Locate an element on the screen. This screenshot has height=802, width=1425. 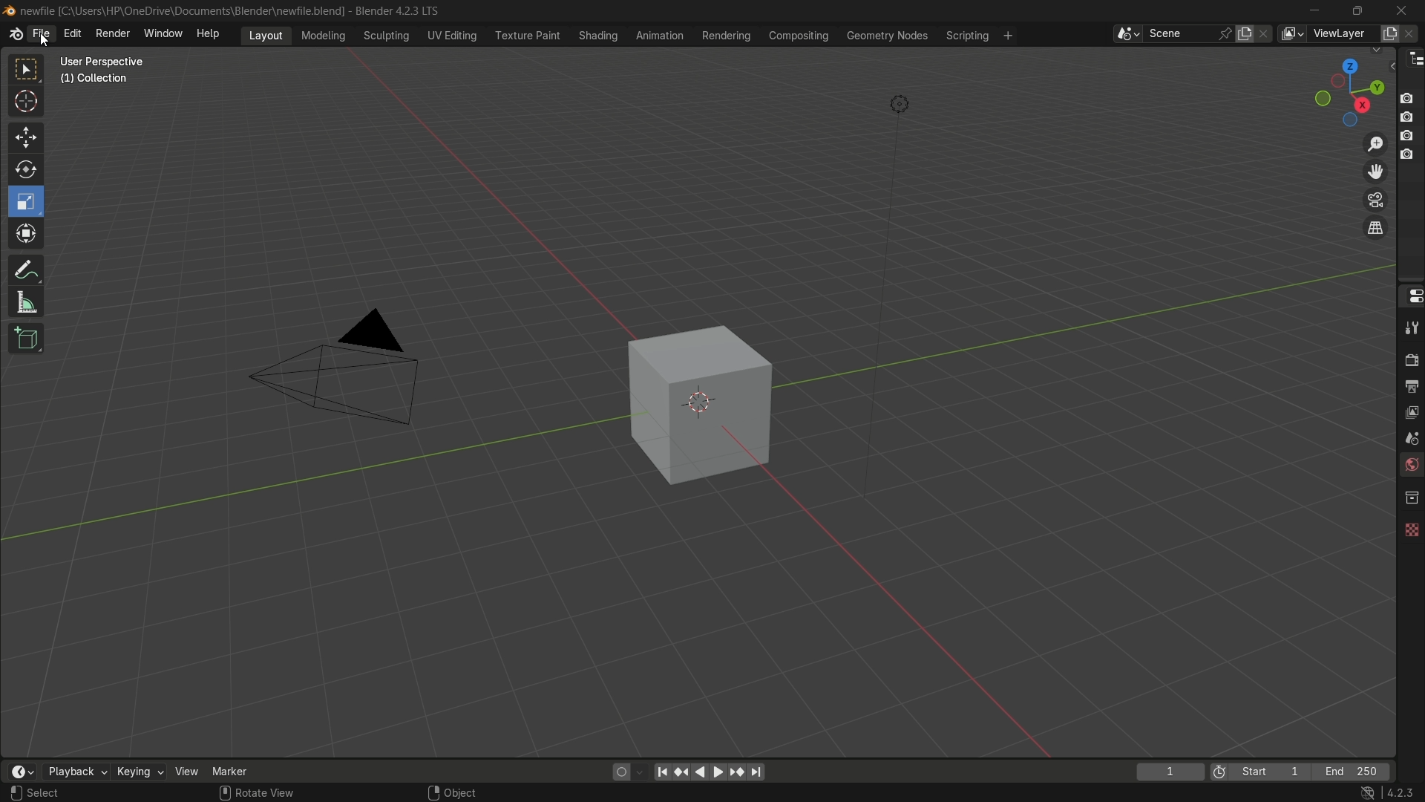
edit menu is located at coordinates (72, 33).